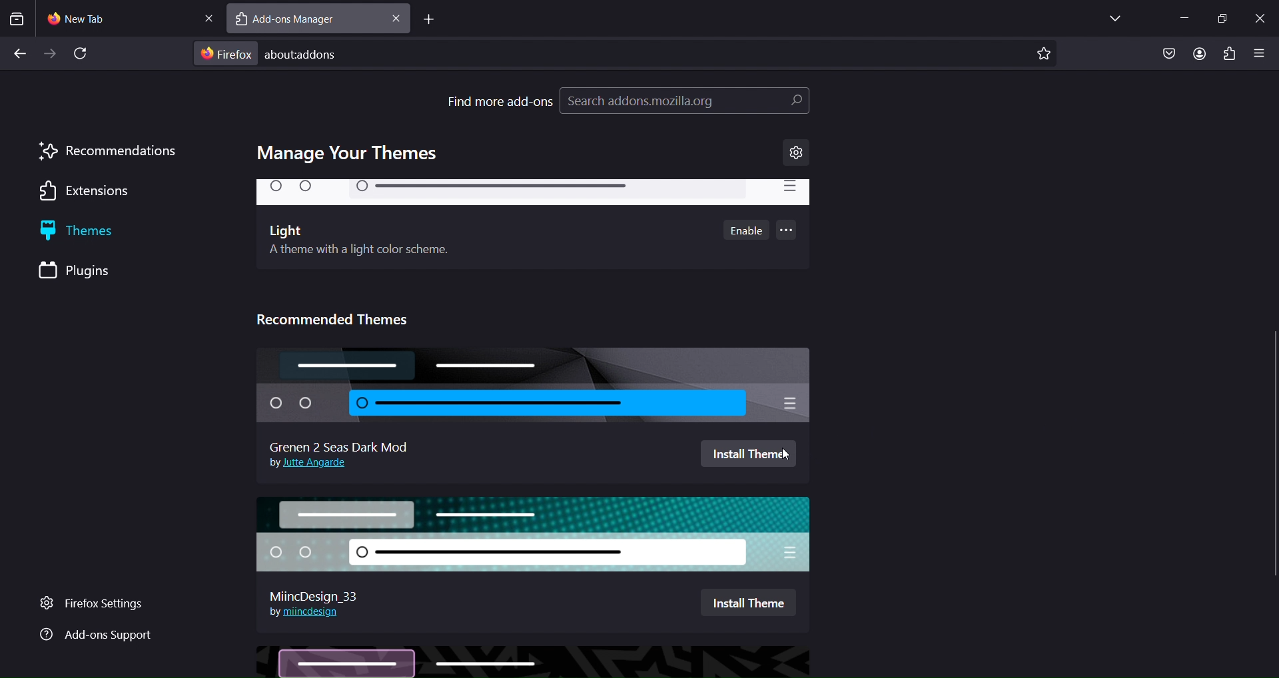  What do you see at coordinates (748, 600) in the screenshot?
I see `install theme` at bounding box center [748, 600].